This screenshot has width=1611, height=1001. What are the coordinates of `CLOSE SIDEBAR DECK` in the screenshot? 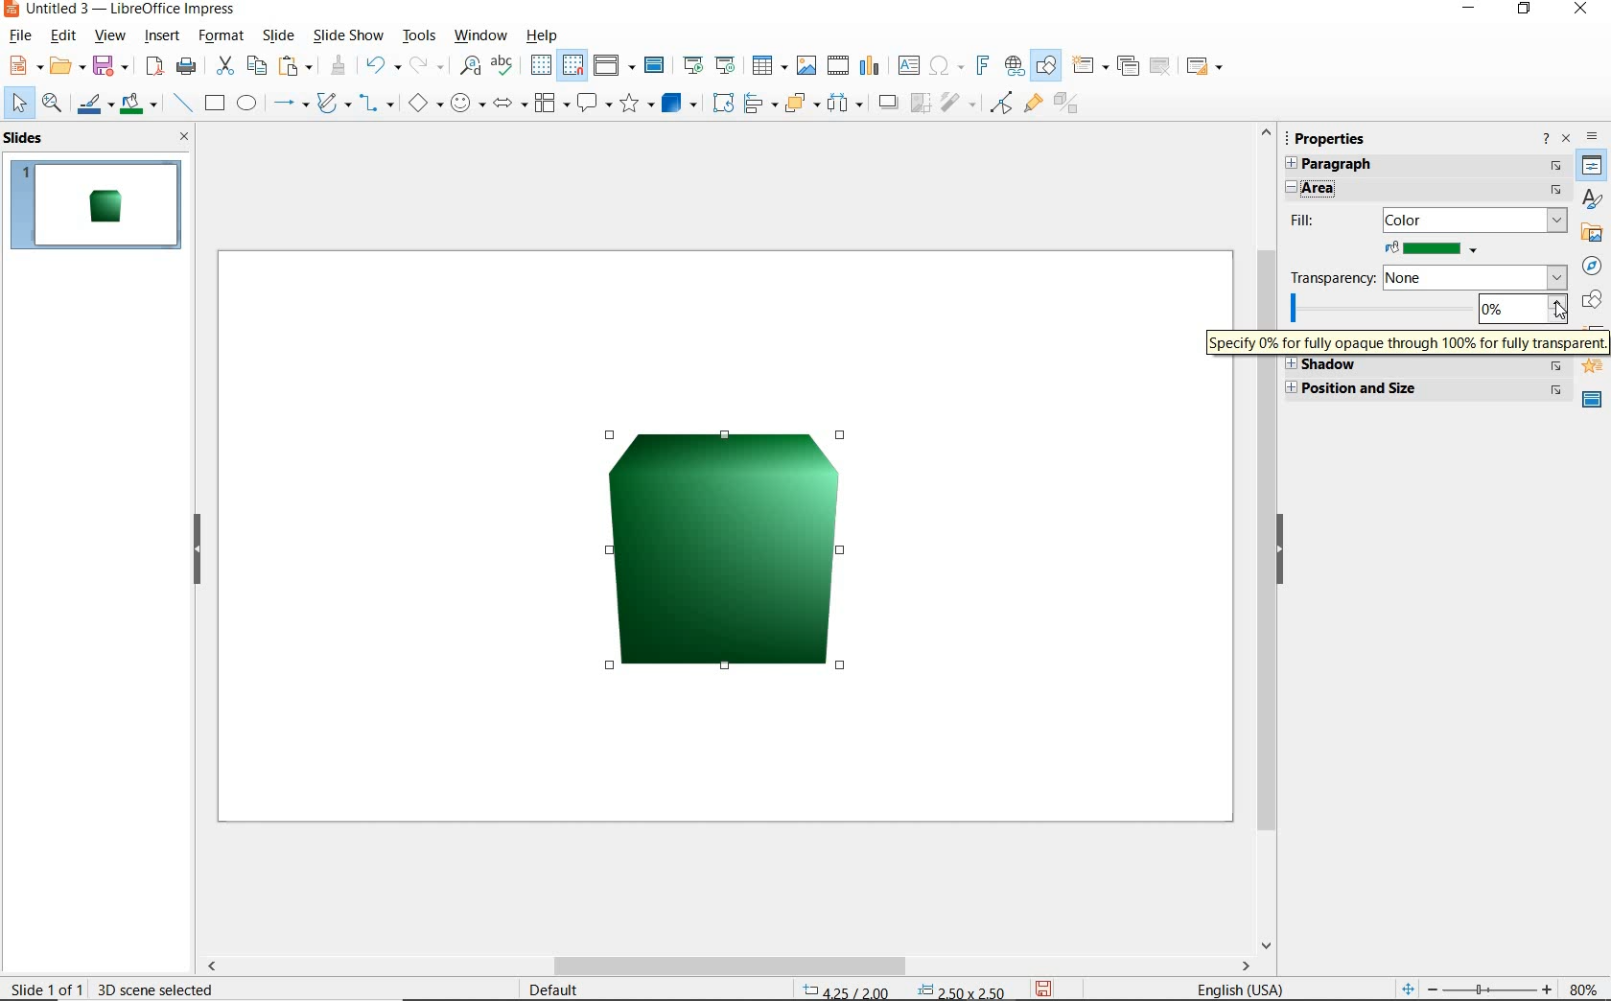 It's located at (1566, 140).